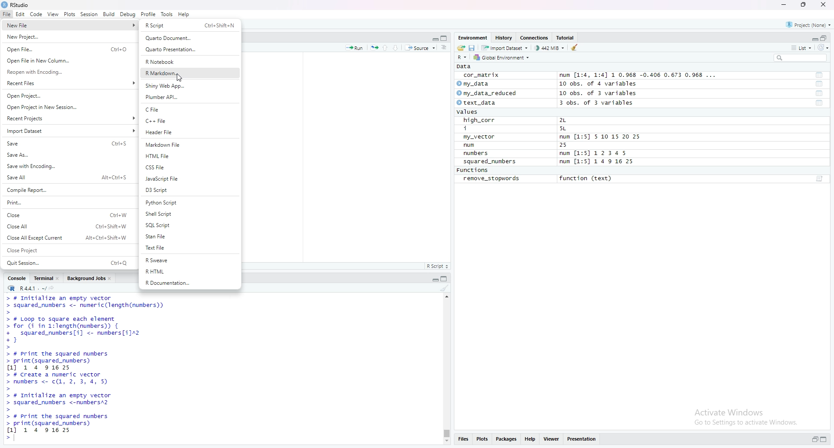  What do you see at coordinates (88, 15) in the screenshot?
I see `Session` at bounding box center [88, 15].